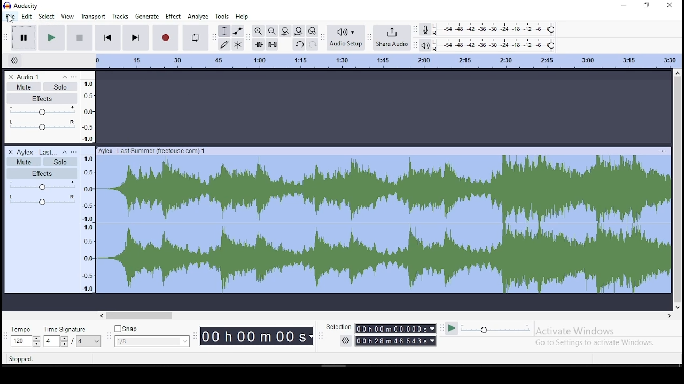 The height and width of the screenshot is (384, 684). What do you see at coordinates (242, 17) in the screenshot?
I see `help` at bounding box center [242, 17].